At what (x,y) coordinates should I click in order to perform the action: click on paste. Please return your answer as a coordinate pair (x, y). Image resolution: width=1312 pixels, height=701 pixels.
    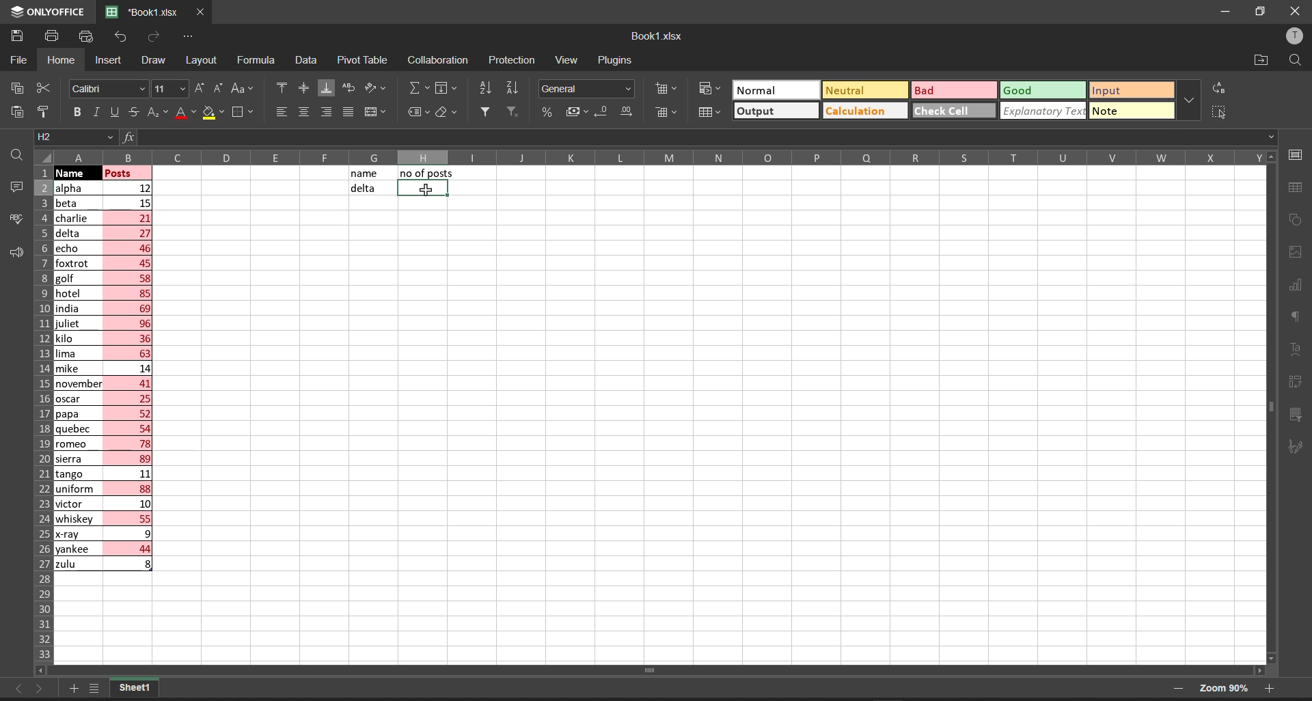
    Looking at the image, I should click on (14, 111).